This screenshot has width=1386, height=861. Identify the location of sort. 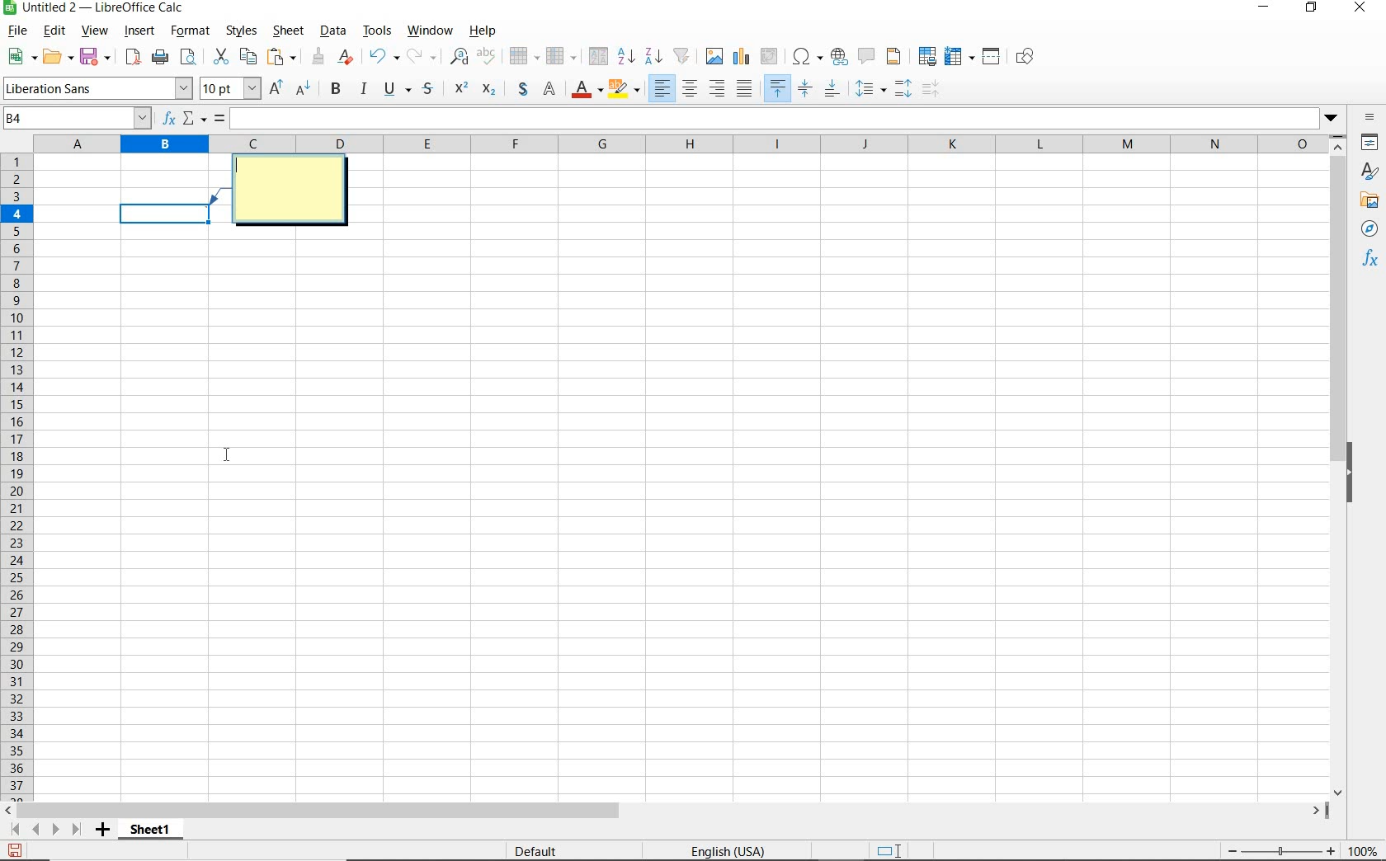
(597, 56).